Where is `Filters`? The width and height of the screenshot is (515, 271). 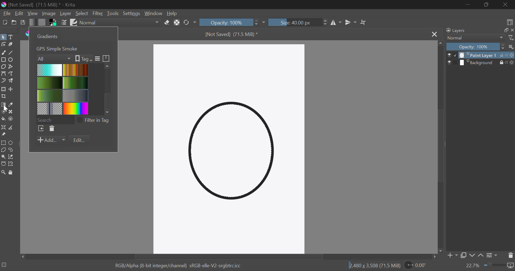
Filters is located at coordinates (53, 59).